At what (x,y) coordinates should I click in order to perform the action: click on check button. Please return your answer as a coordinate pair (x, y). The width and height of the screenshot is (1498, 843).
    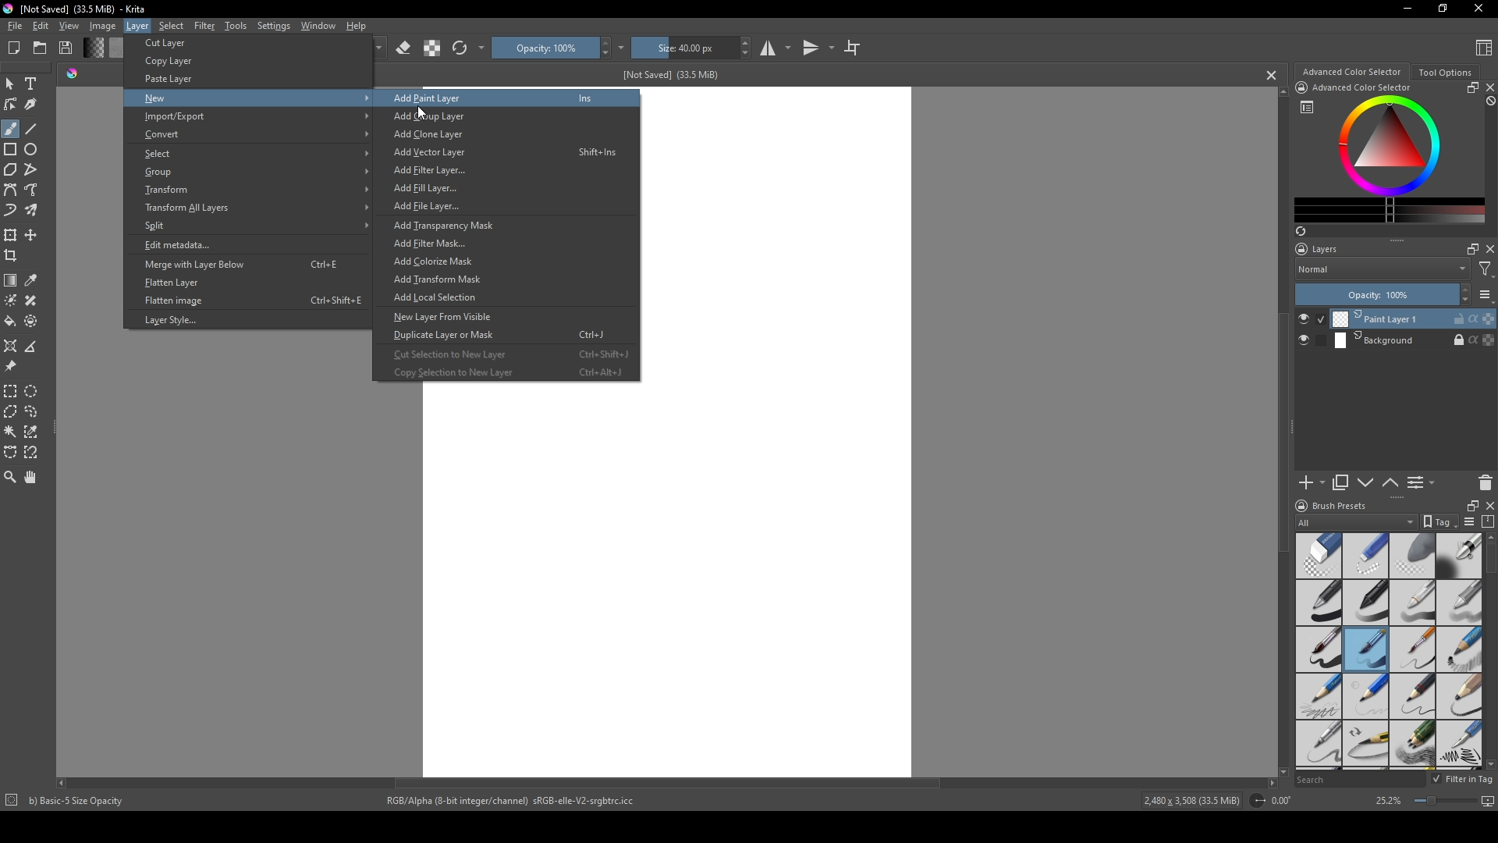
    Looking at the image, I should click on (1312, 340).